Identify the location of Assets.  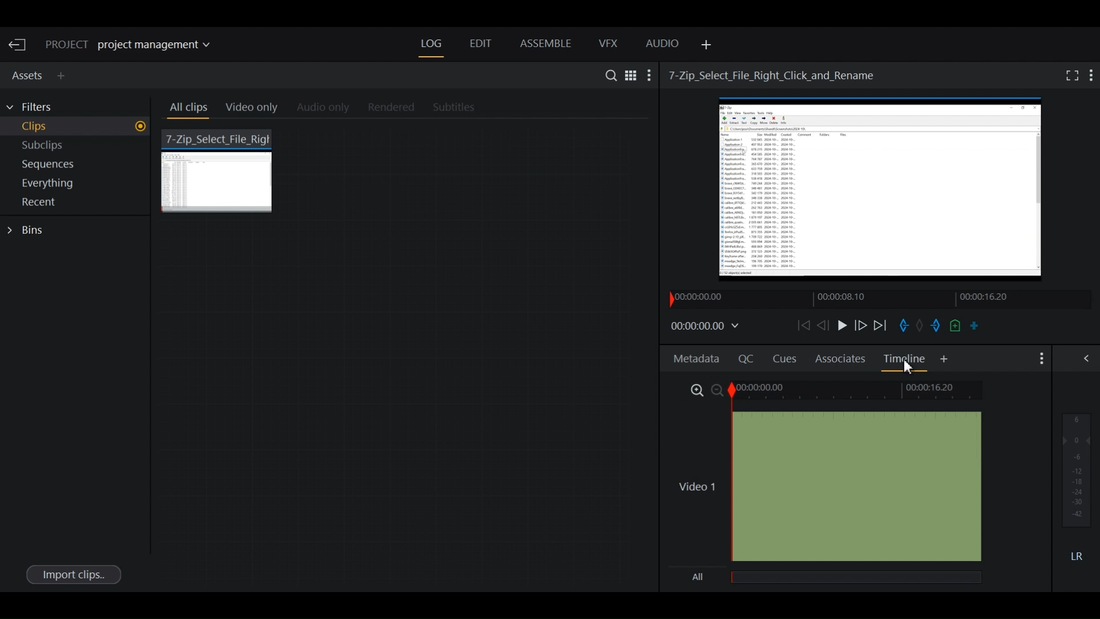
(25, 74).